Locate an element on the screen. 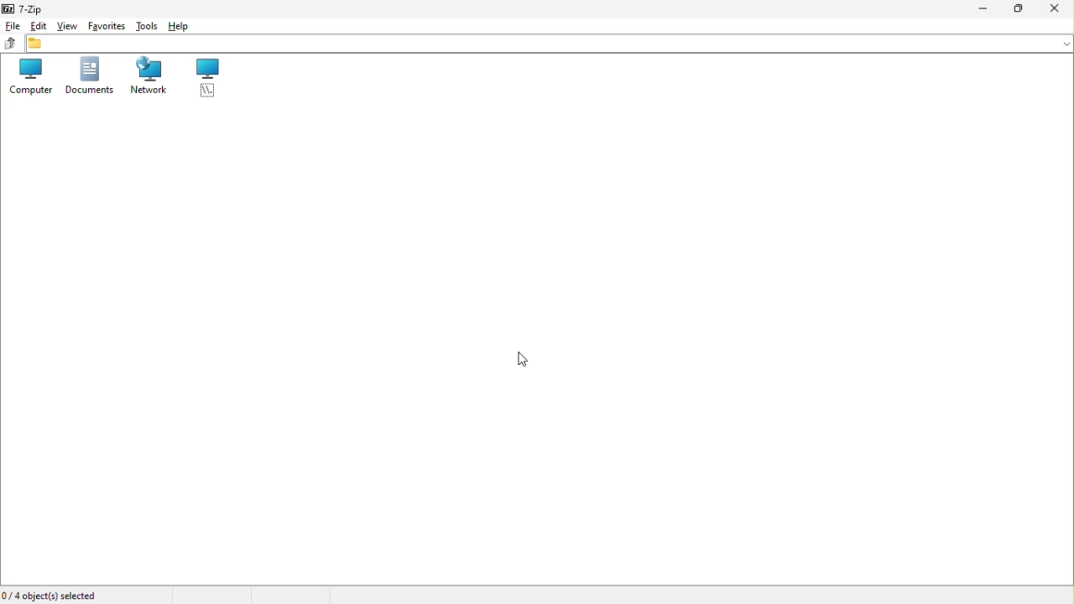 The image size is (1074, 604). Network is located at coordinates (147, 75).